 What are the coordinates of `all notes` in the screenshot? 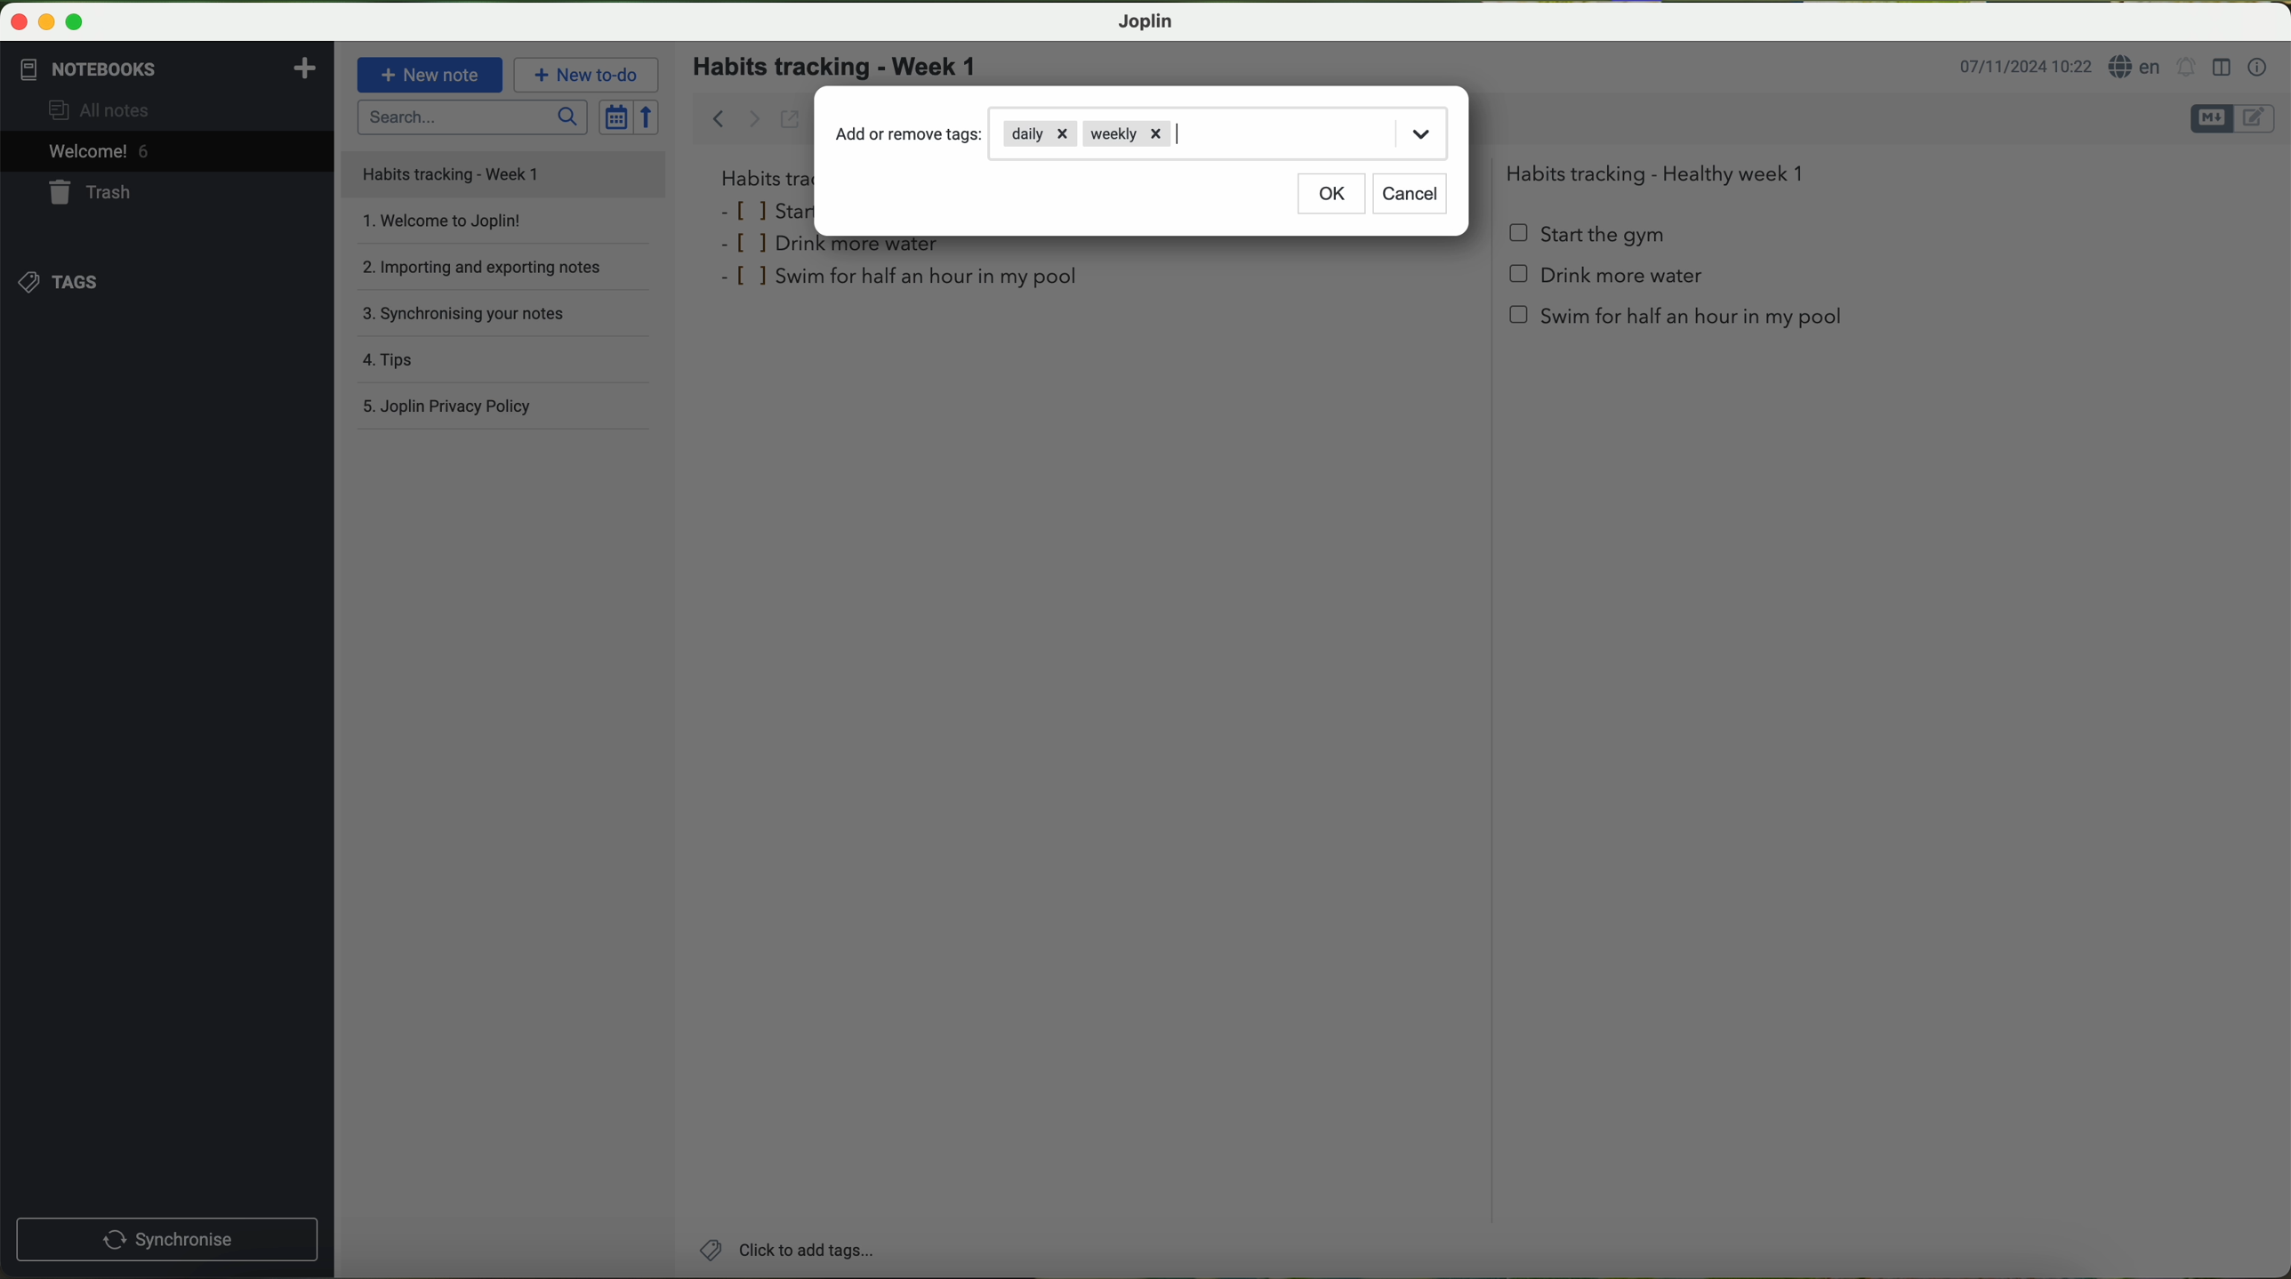 It's located at (104, 109).